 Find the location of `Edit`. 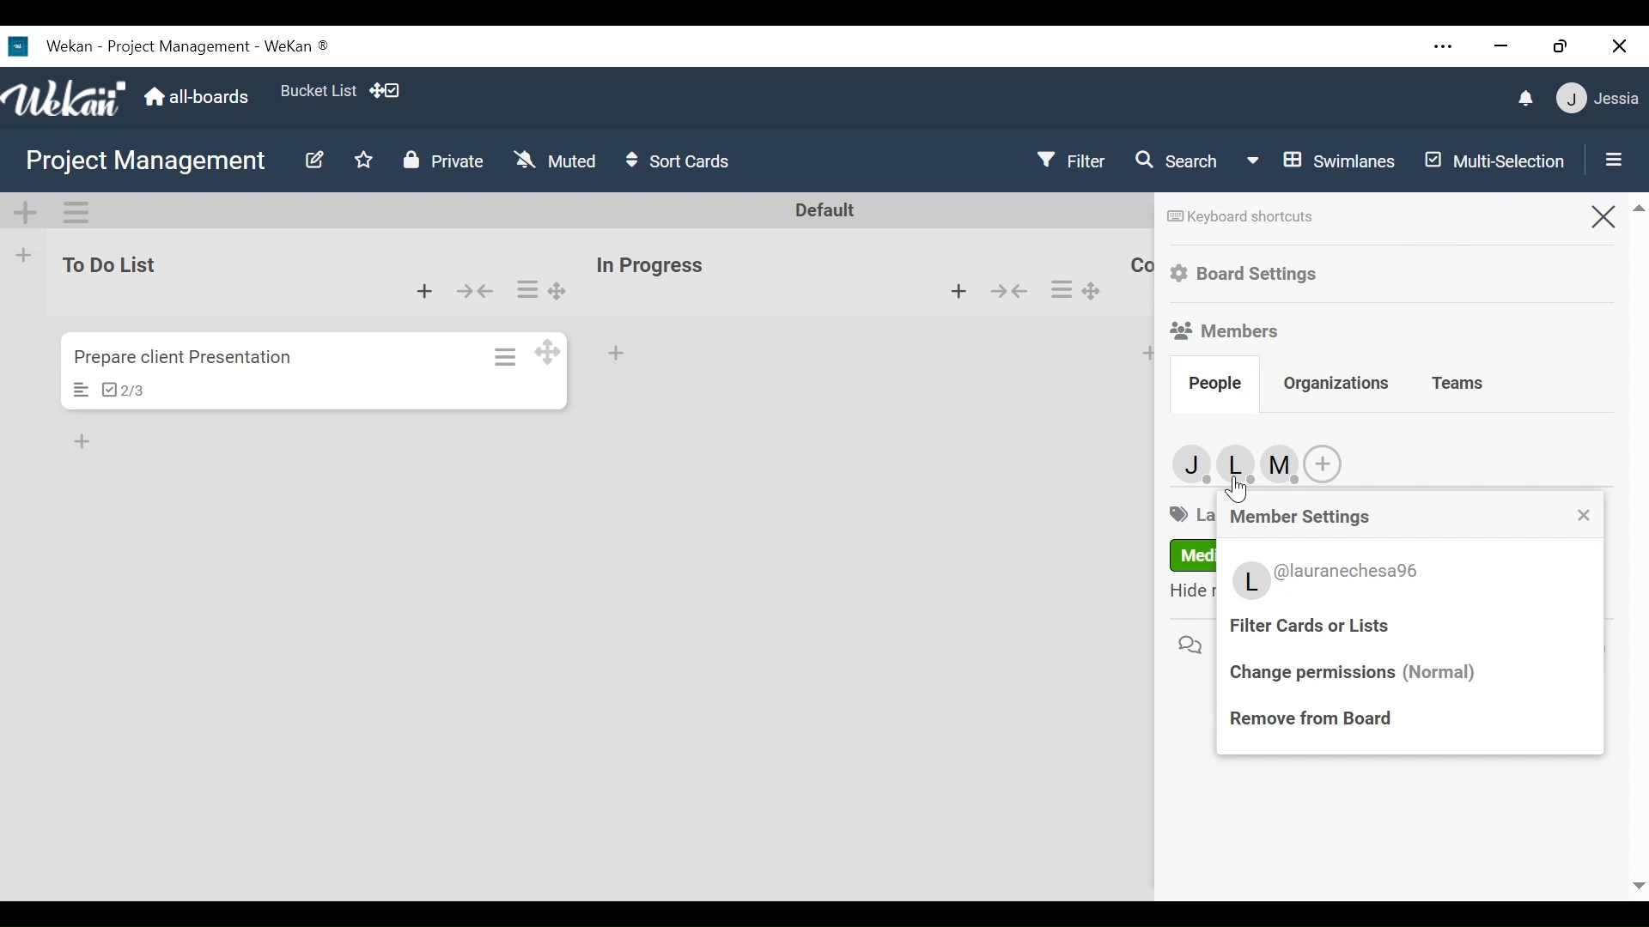

Edit is located at coordinates (313, 162).